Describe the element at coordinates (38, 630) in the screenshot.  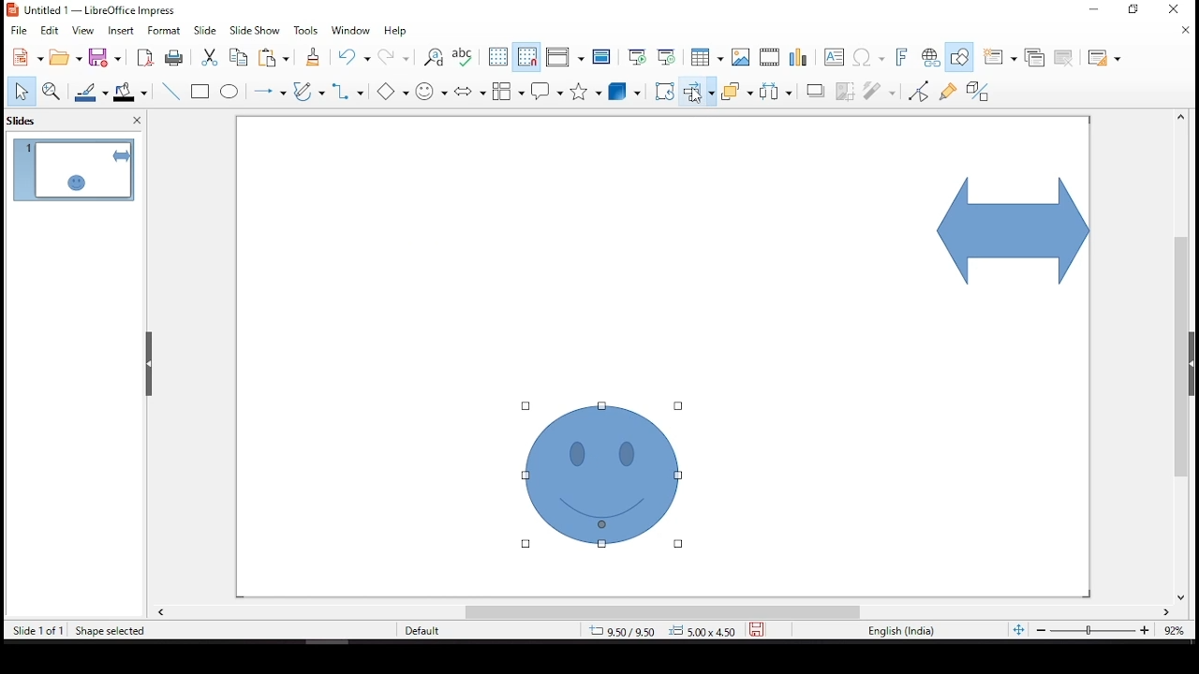
I see `slide 1 of 1` at that location.